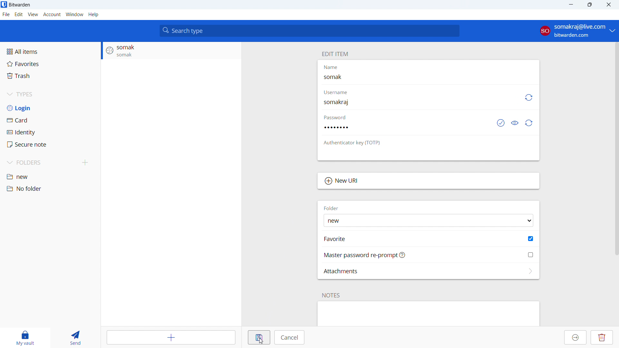 This screenshot has width=619, height=348. What do you see at coordinates (428, 77) in the screenshot?
I see `edit name` at bounding box center [428, 77].